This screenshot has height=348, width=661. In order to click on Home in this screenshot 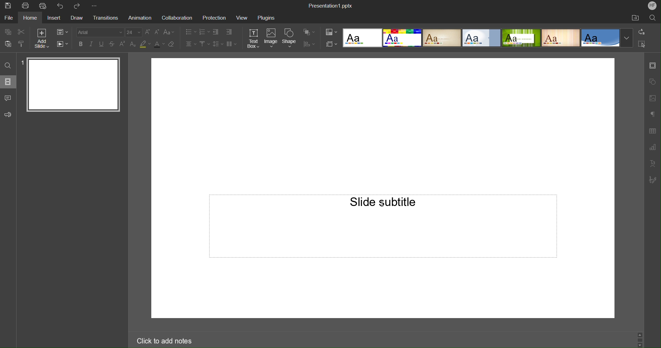, I will do `click(30, 18)`.